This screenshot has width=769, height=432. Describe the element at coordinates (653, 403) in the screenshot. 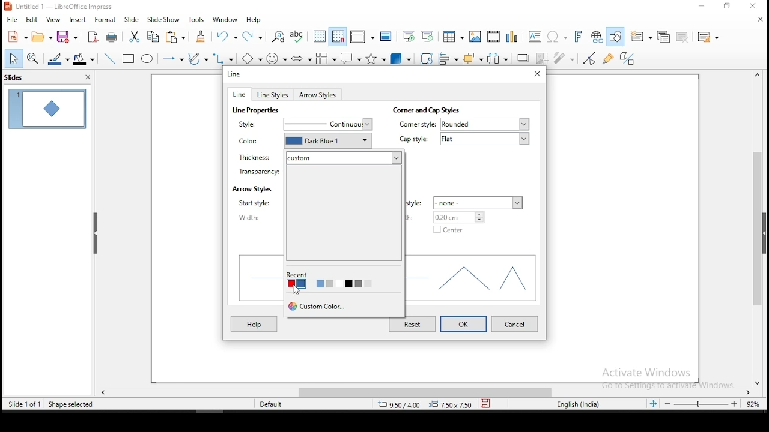

I see `fit slide to current window` at that location.